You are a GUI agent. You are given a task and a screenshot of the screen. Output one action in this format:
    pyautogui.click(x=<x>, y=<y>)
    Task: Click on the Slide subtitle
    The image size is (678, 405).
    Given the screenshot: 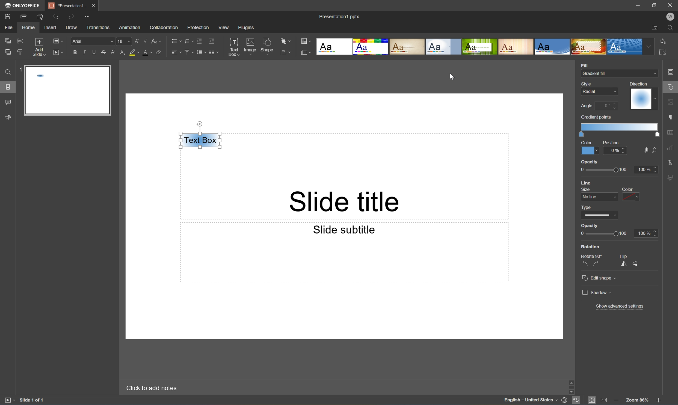 What is the action you would take?
    pyautogui.click(x=346, y=231)
    